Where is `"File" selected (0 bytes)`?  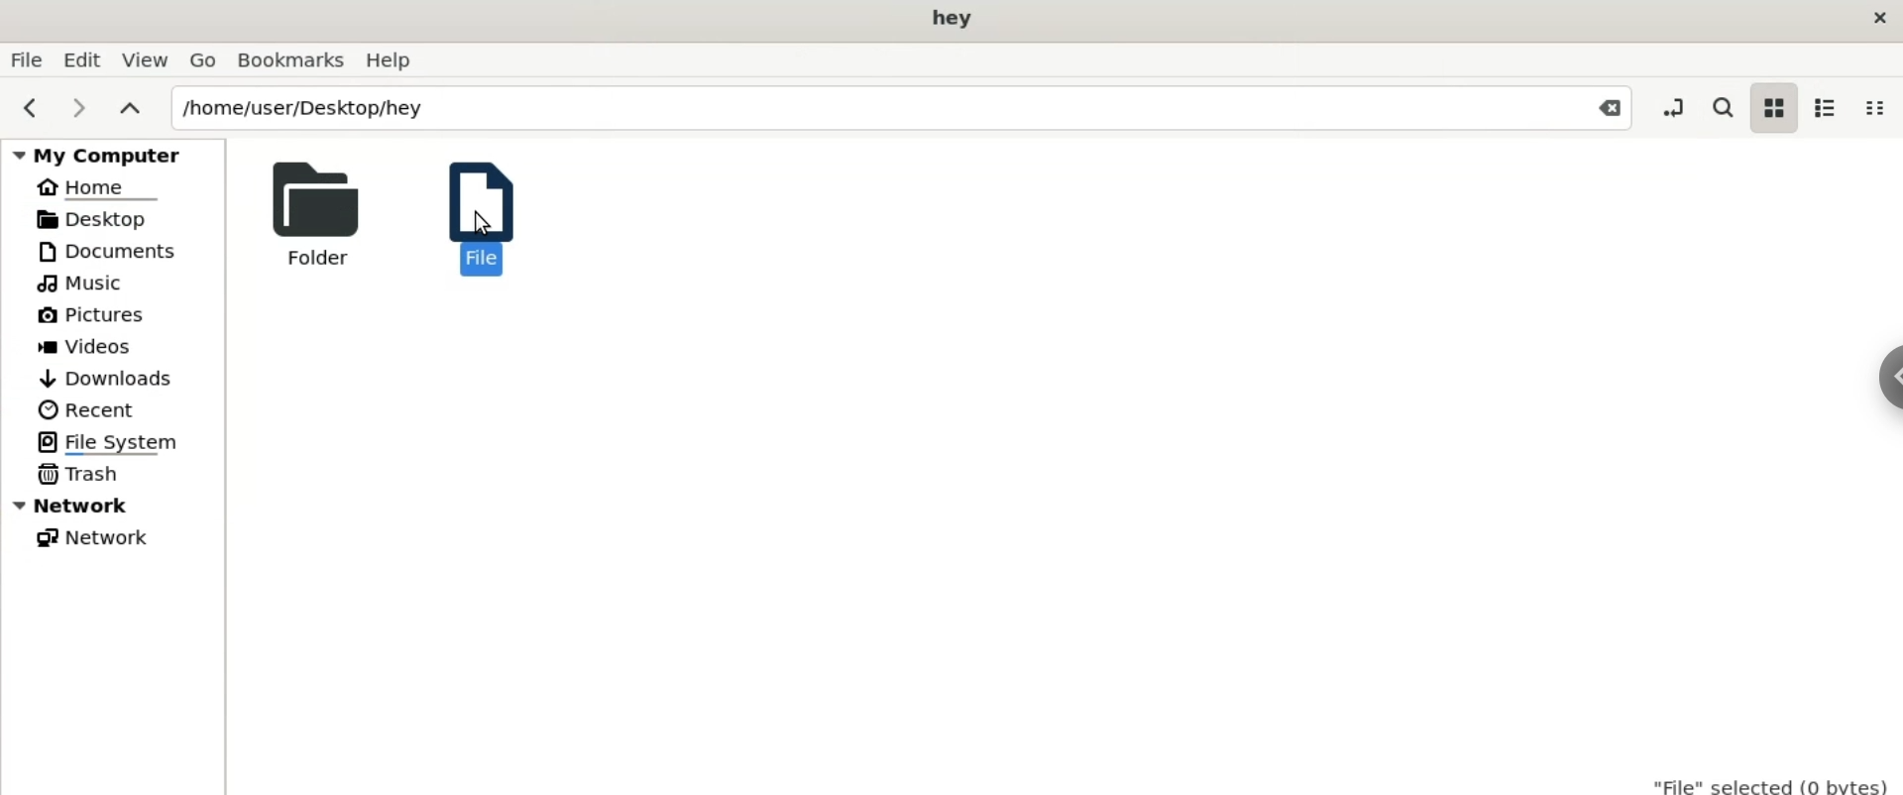 "File" selected (0 bytes) is located at coordinates (1772, 781).